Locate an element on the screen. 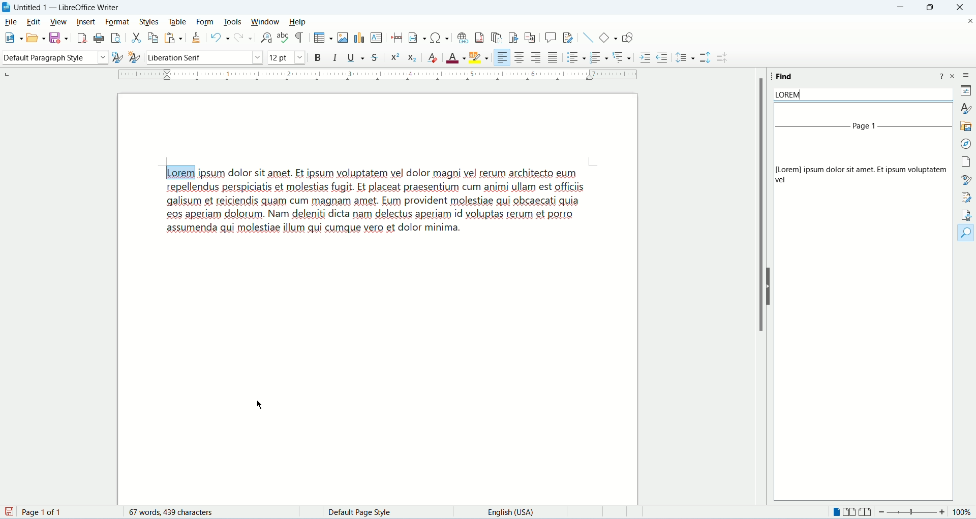 This screenshot has width=976, height=519. insert endnote is located at coordinates (495, 39).